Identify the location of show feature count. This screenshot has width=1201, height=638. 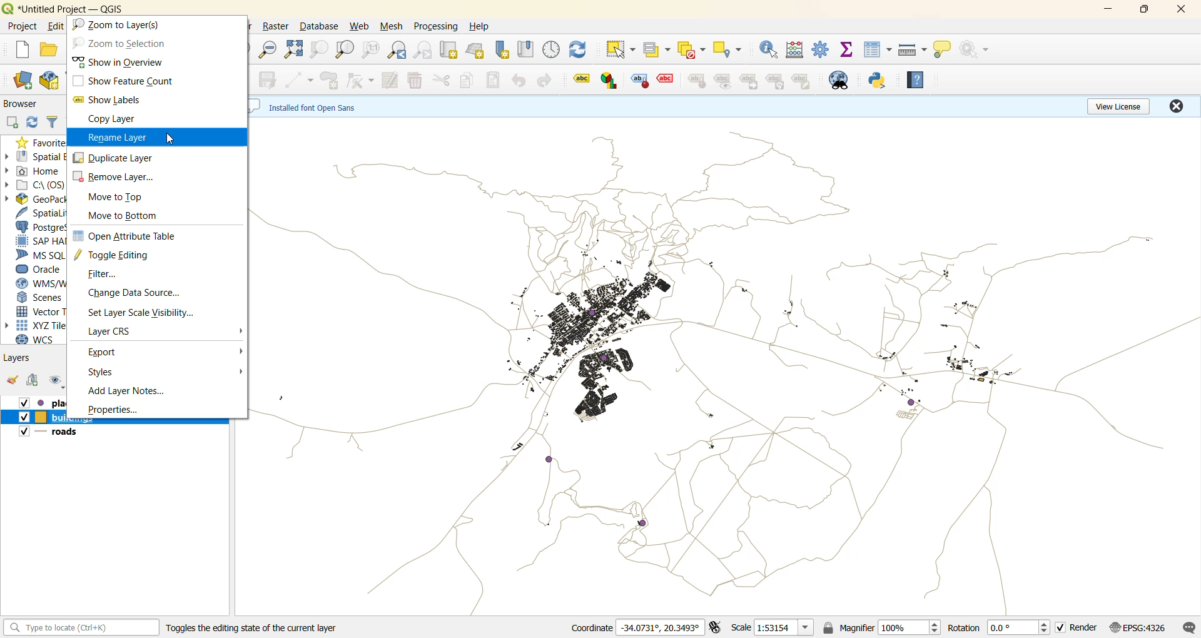
(125, 82).